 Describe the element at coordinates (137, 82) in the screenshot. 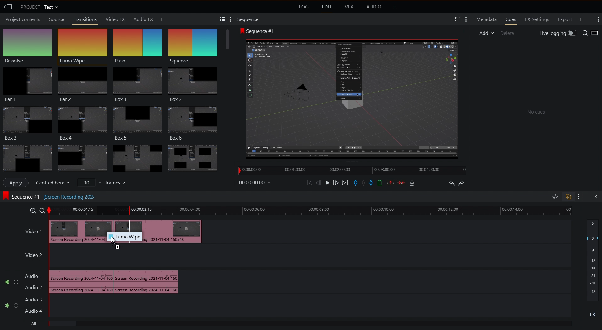

I see `Box 1` at that location.